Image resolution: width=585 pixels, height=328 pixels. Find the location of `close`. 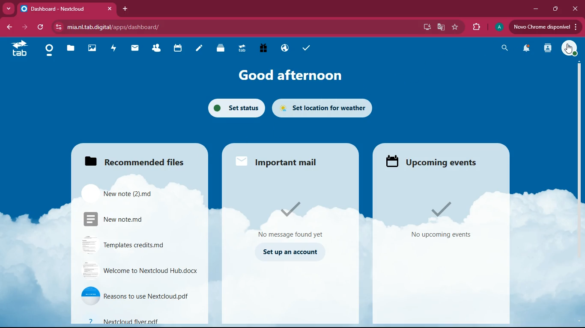

close is located at coordinates (575, 8).